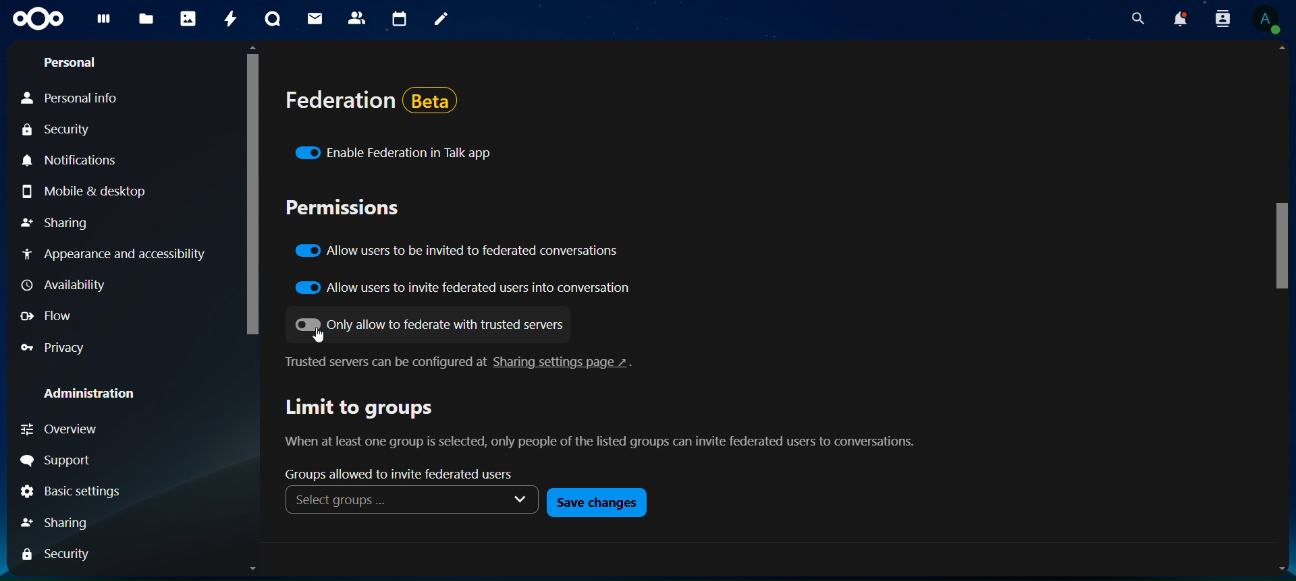  Describe the element at coordinates (59, 350) in the screenshot. I see `privacy` at that location.